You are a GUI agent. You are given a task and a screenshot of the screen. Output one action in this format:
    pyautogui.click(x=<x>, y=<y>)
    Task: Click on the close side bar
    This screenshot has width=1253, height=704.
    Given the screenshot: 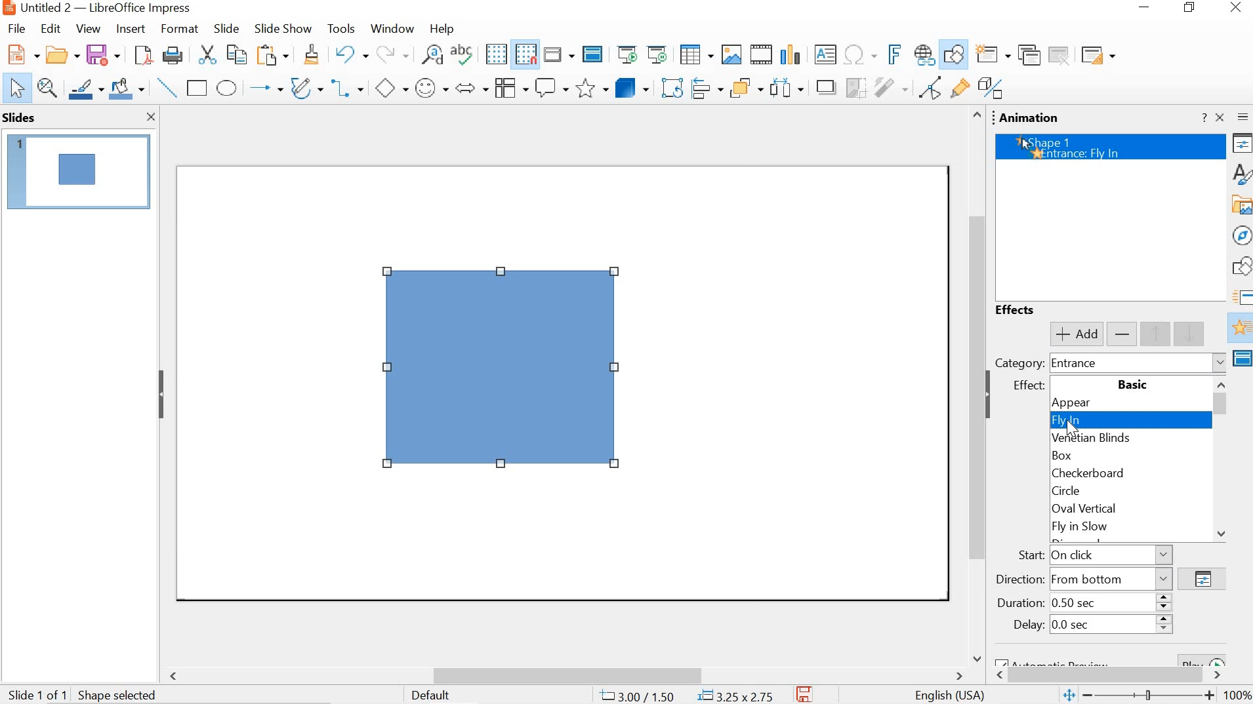 What is the action you would take?
    pyautogui.click(x=1220, y=117)
    